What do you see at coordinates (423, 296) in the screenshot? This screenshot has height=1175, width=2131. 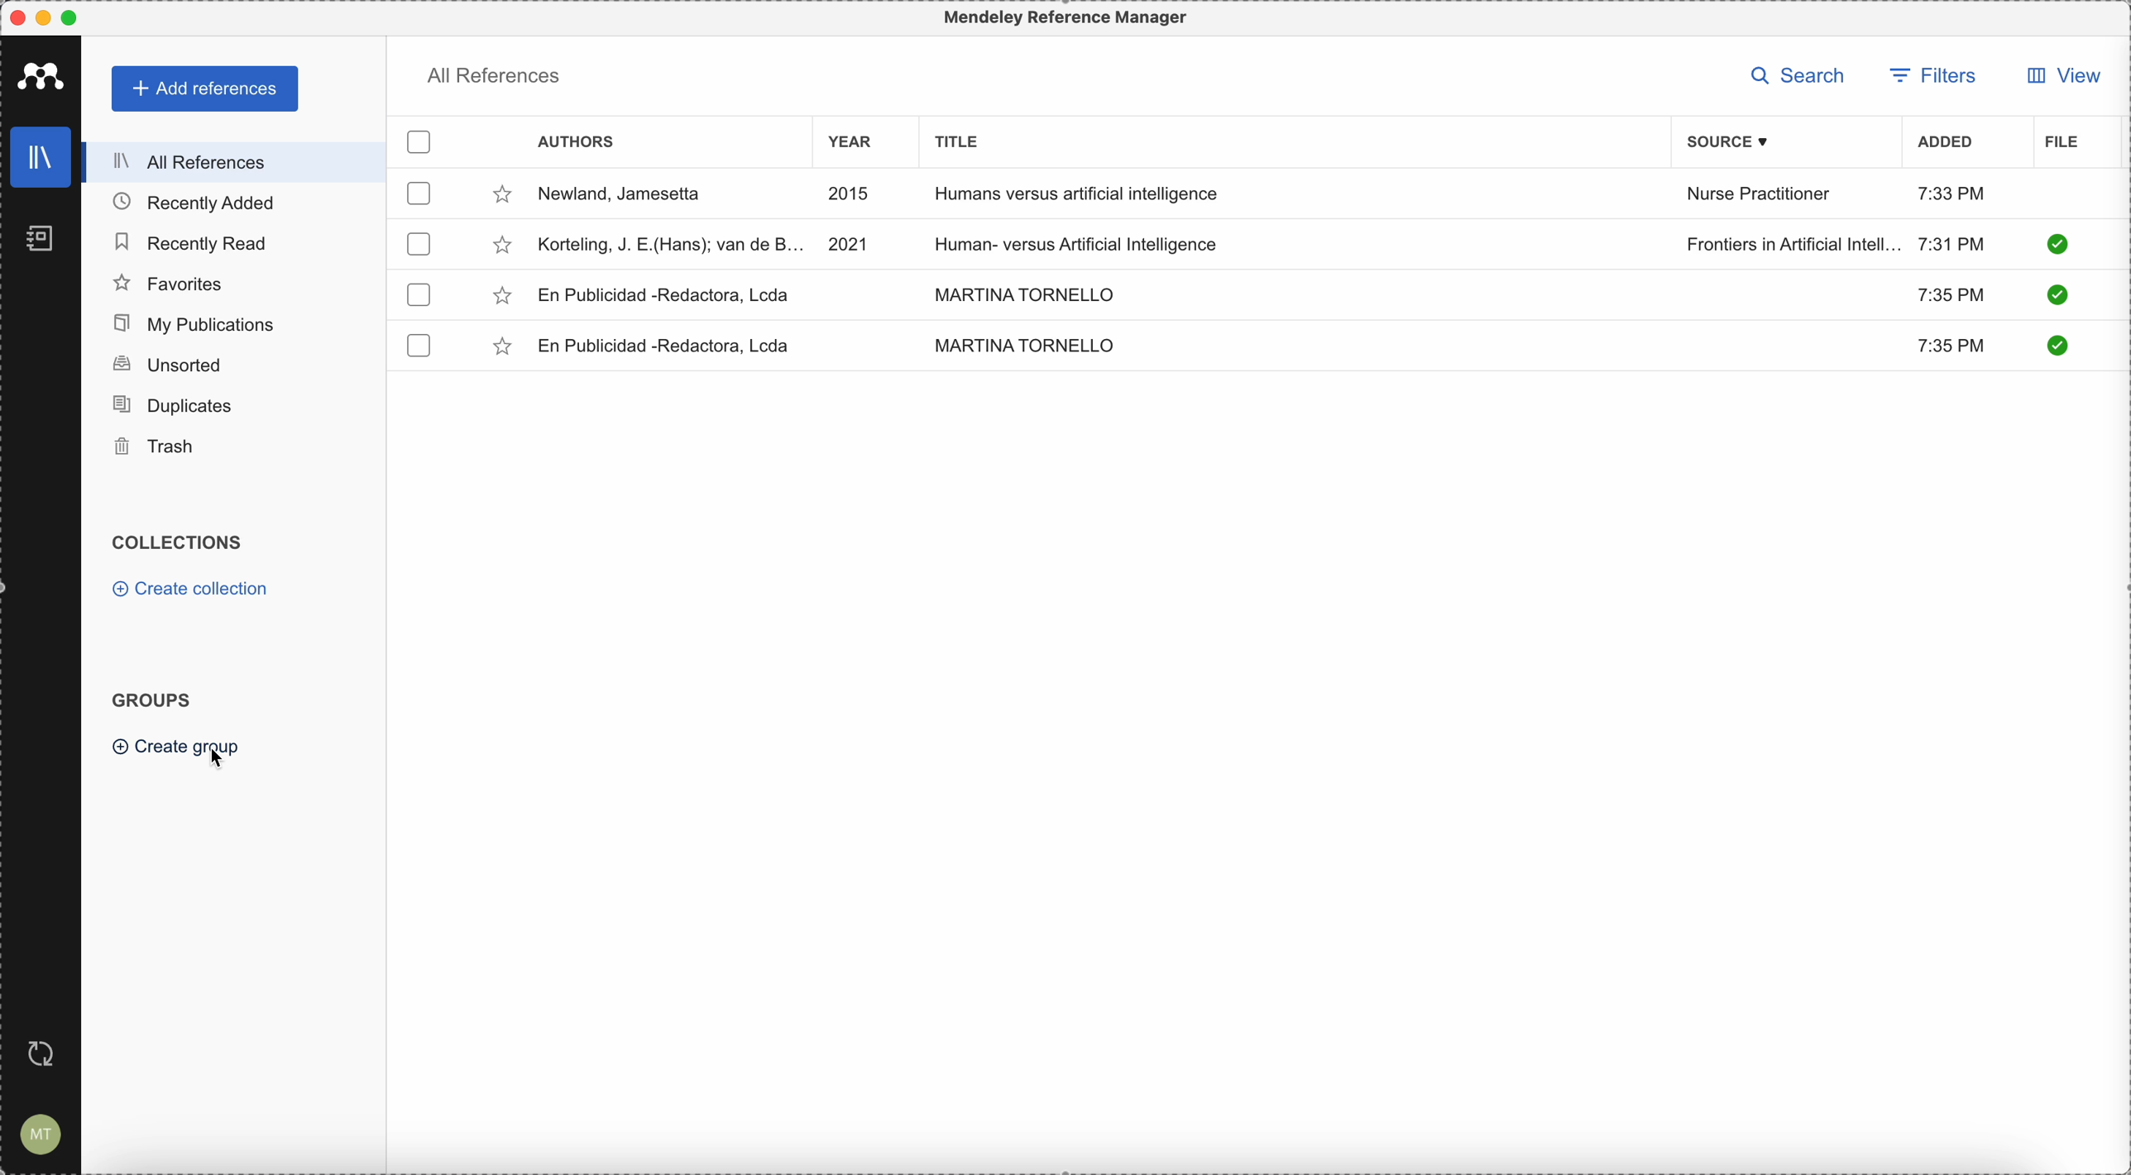 I see `checkbox` at bounding box center [423, 296].